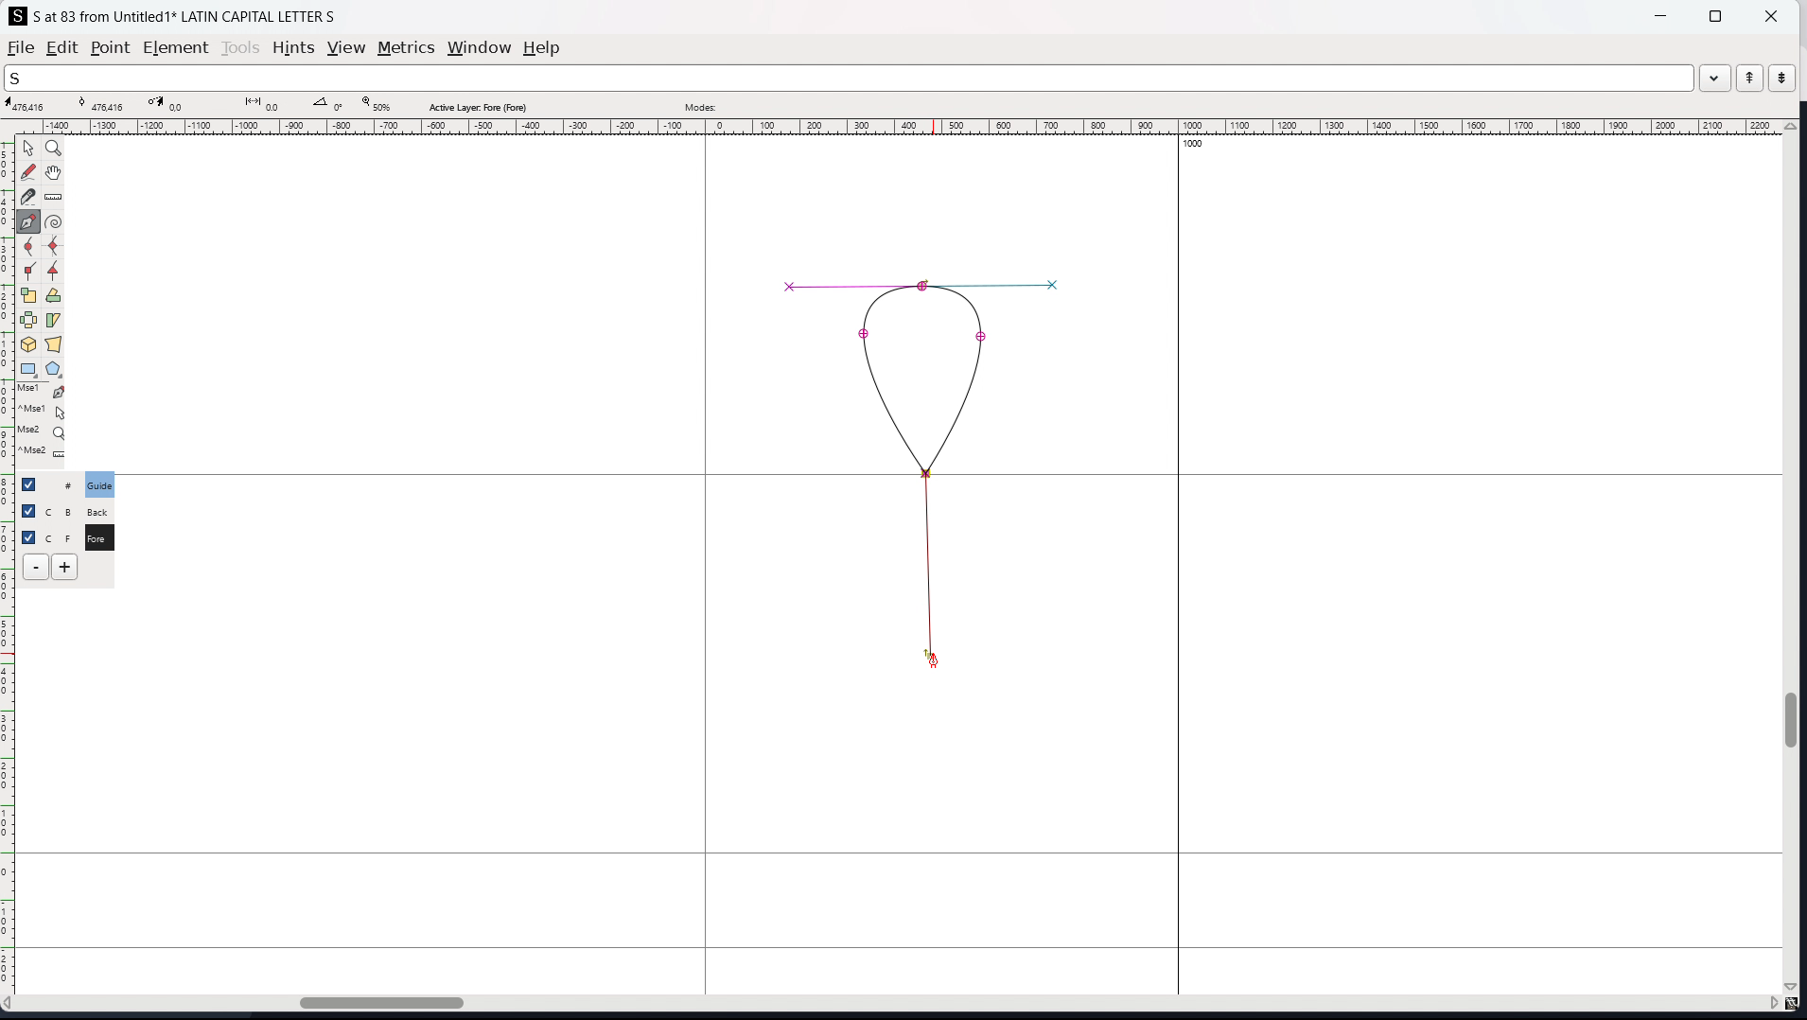 The width and height of the screenshot is (1807, 1020). Describe the element at coordinates (28, 172) in the screenshot. I see `draw a freehand curve` at that location.